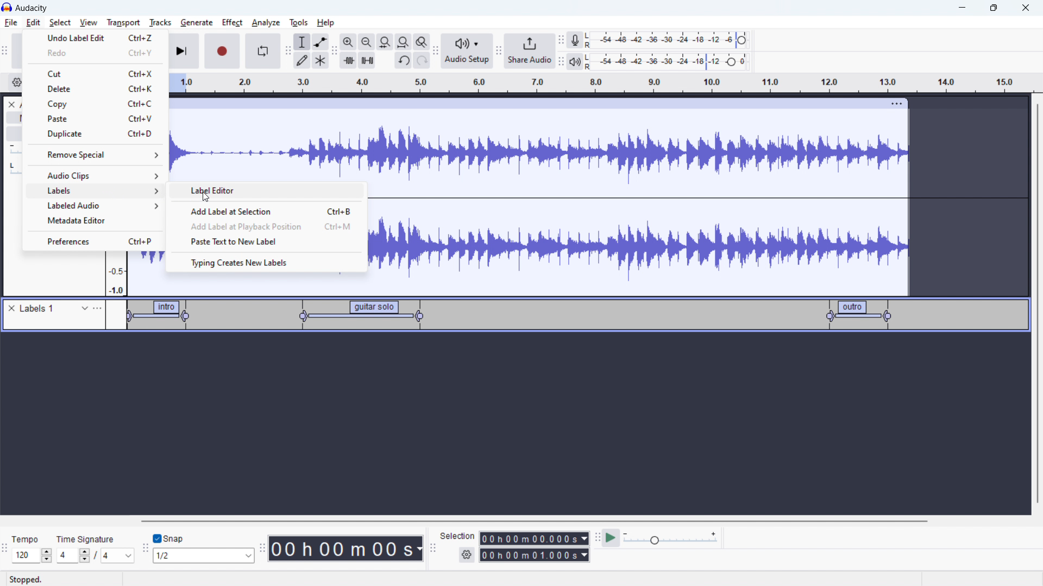  I want to click on Label editor, so click(215, 191).